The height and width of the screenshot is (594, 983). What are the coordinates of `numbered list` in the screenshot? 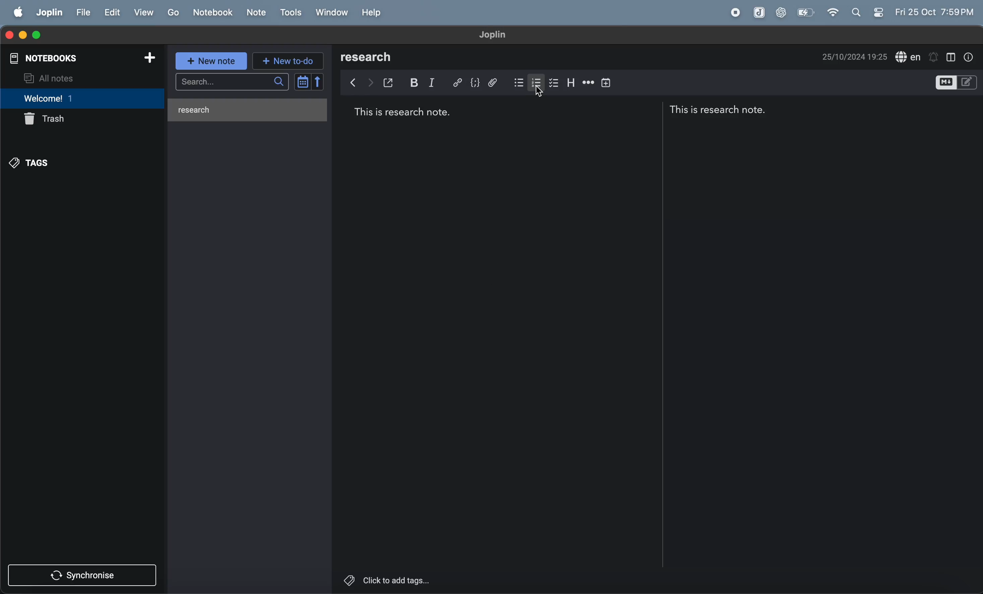 It's located at (539, 83).